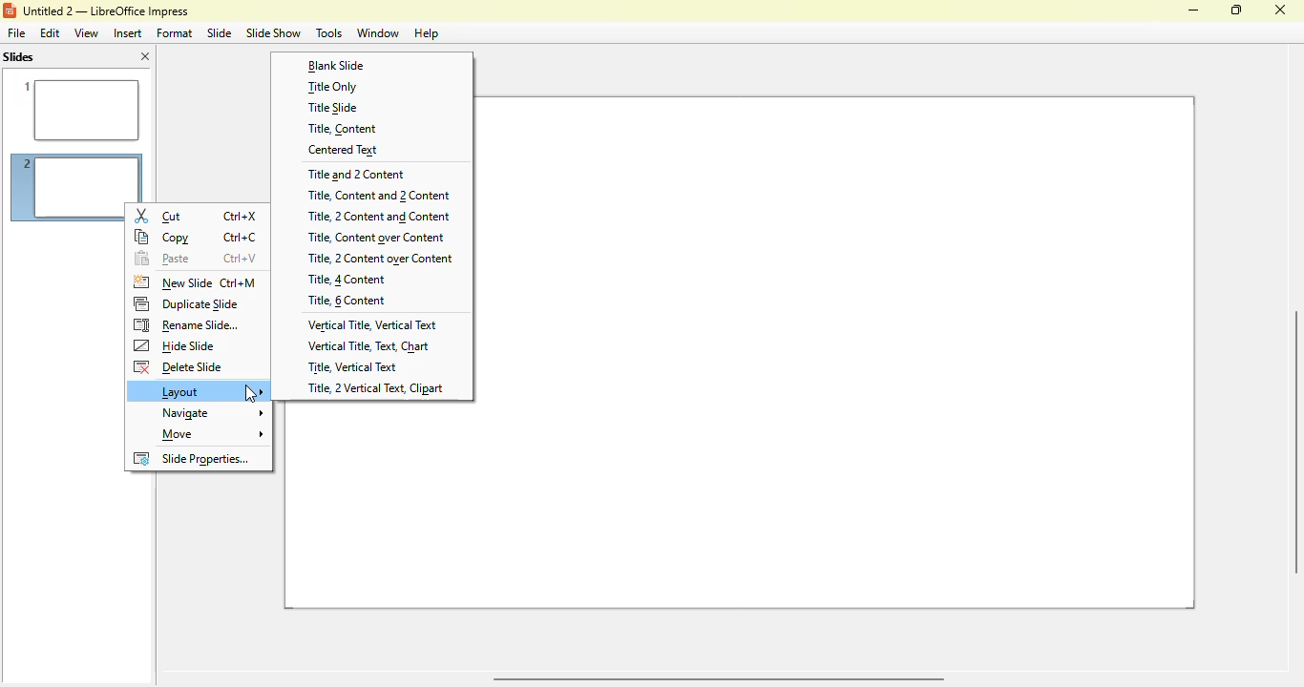  What do you see at coordinates (427, 33) in the screenshot?
I see `help` at bounding box center [427, 33].